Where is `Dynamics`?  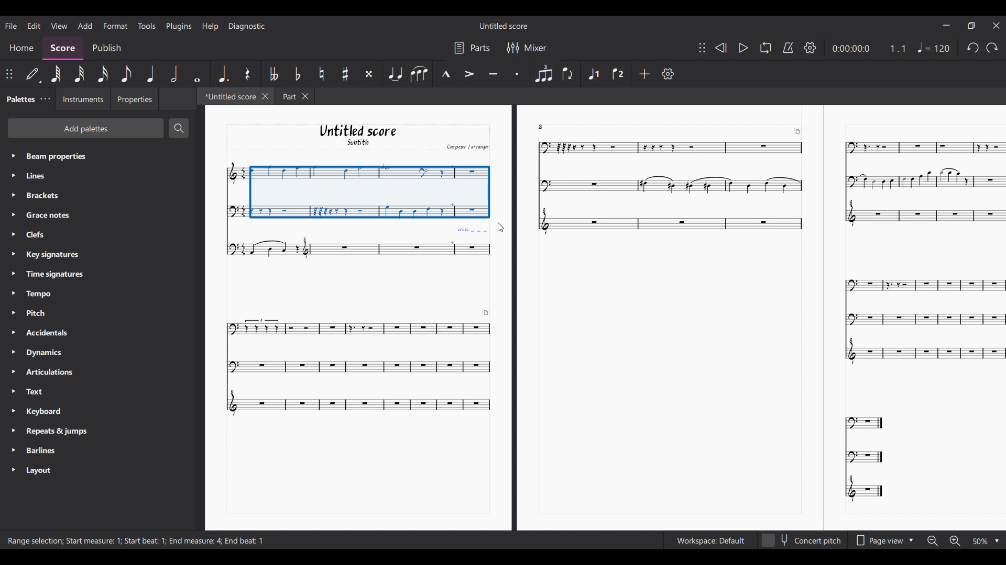
Dynamics is located at coordinates (49, 352).